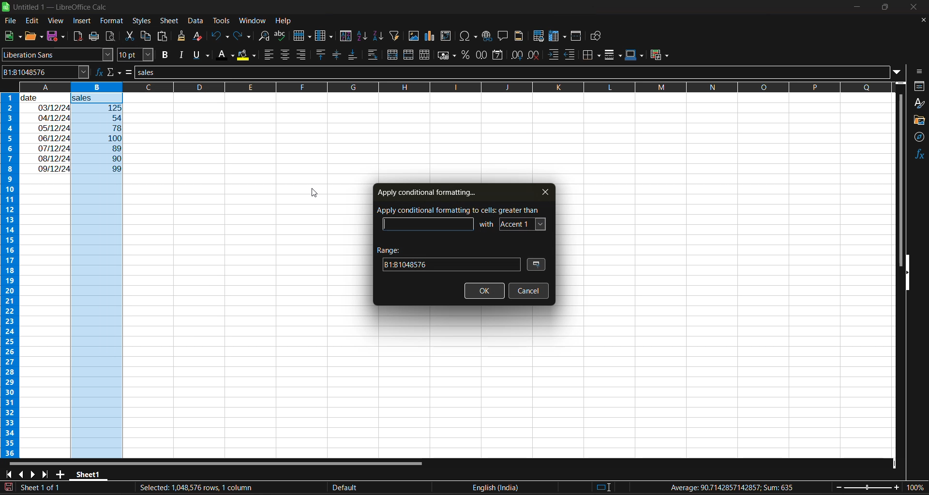 This screenshot has height=495, width=929. I want to click on data, so click(195, 21).